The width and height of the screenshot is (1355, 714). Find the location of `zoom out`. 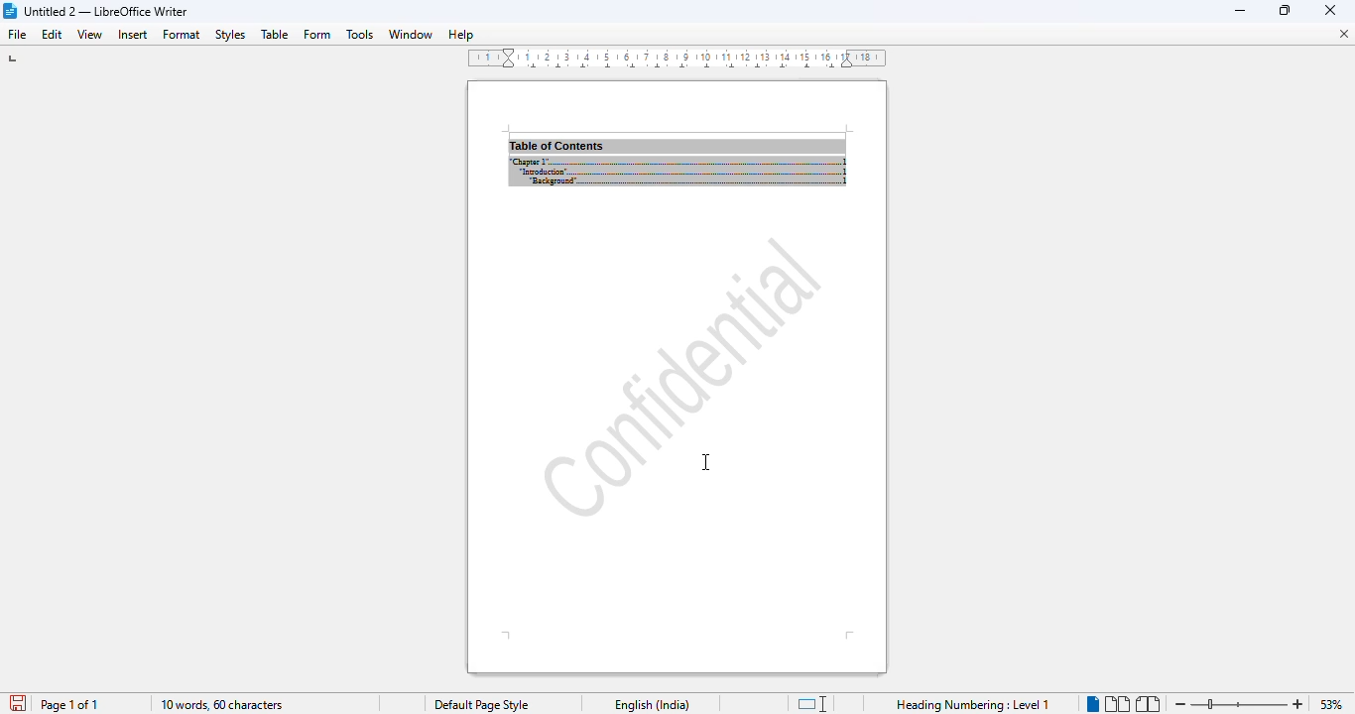

zoom out is located at coordinates (1180, 703).